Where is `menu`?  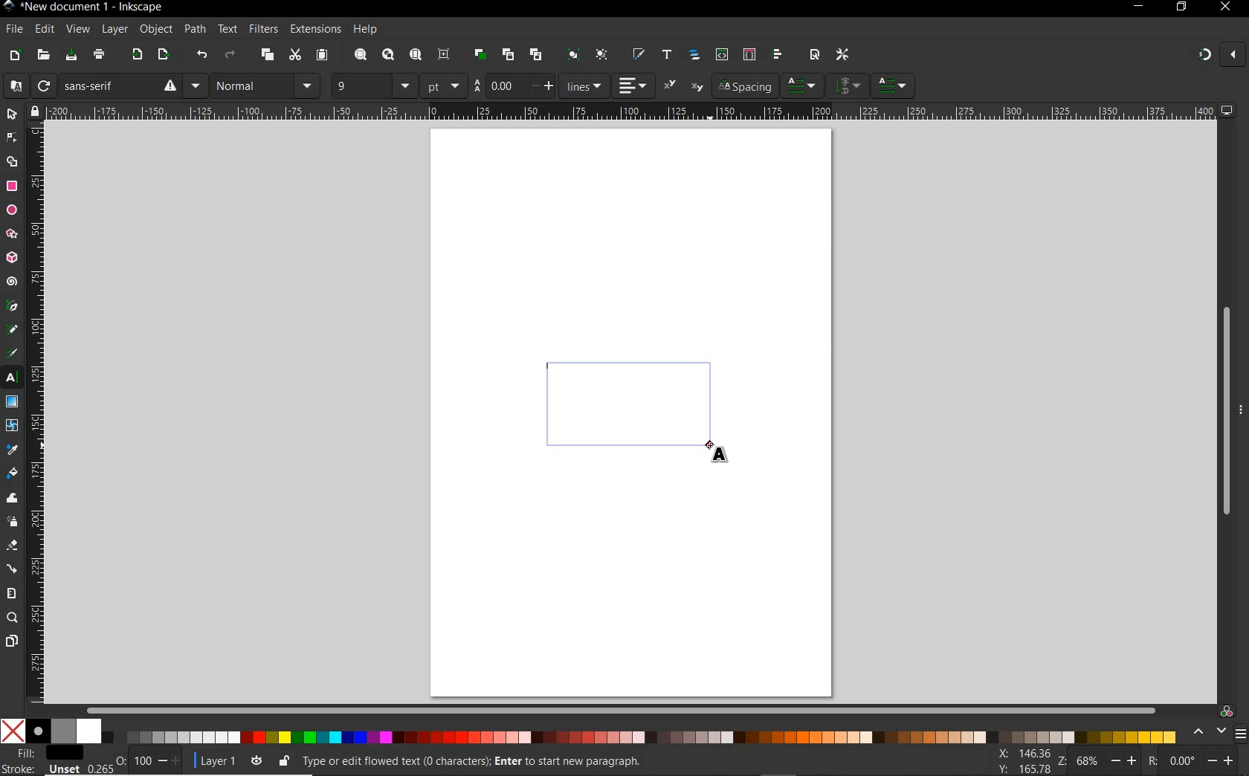
menu is located at coordinates (848, 85).